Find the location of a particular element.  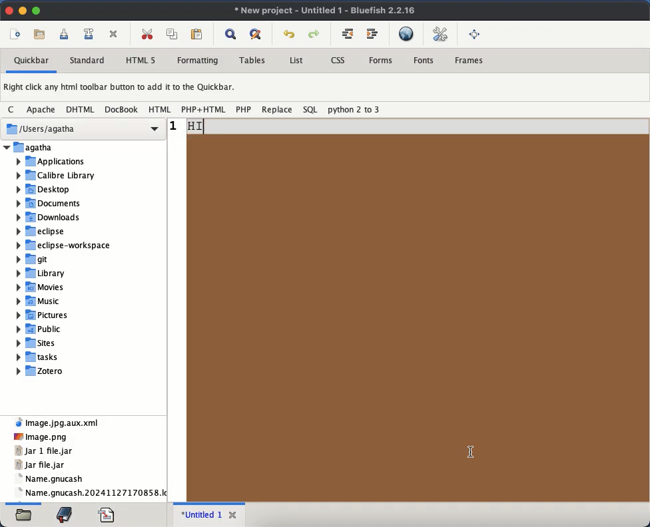

Downloads is located at coordinates (48, 217).